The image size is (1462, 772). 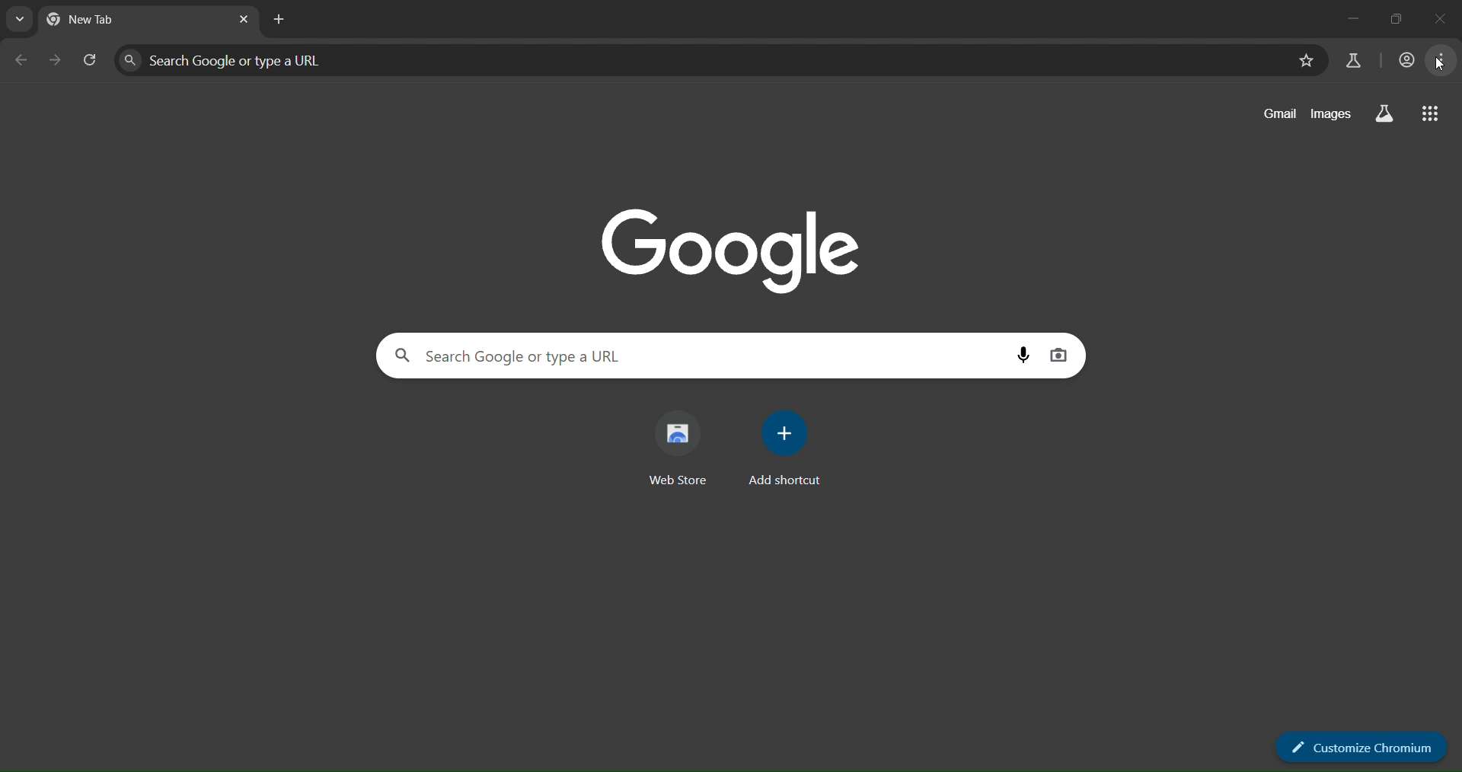 What do you see at coordinates (677, 445) in the screenshot?
I see `web store` at bounding box center [677, 445].